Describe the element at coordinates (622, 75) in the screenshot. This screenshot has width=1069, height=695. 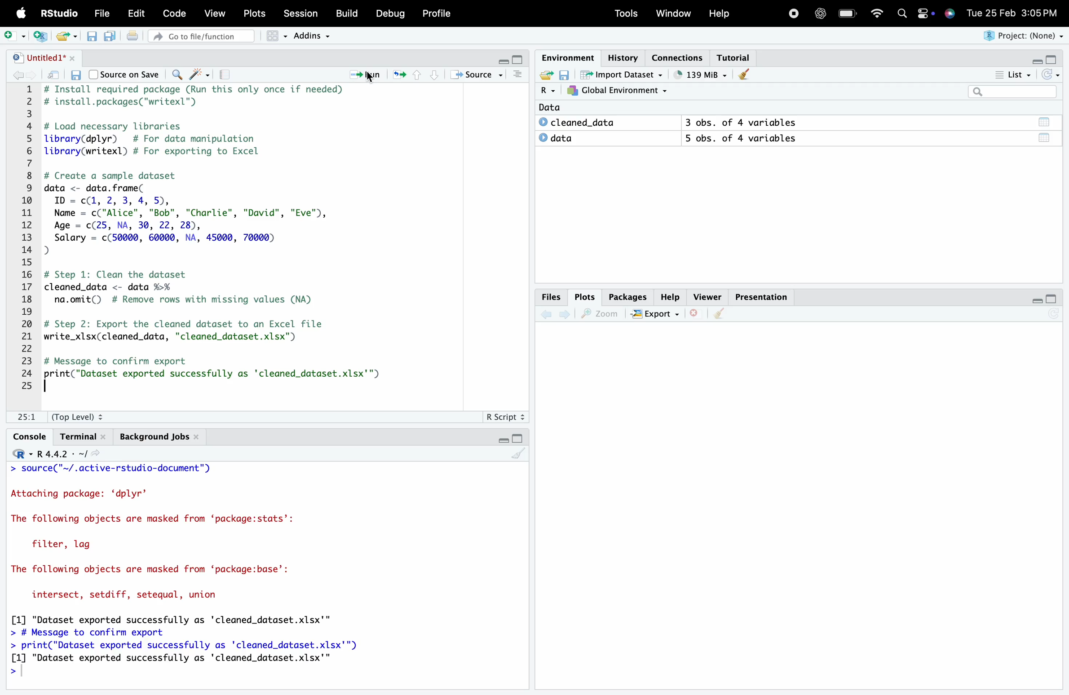
I see `Import Dataset` at that location.